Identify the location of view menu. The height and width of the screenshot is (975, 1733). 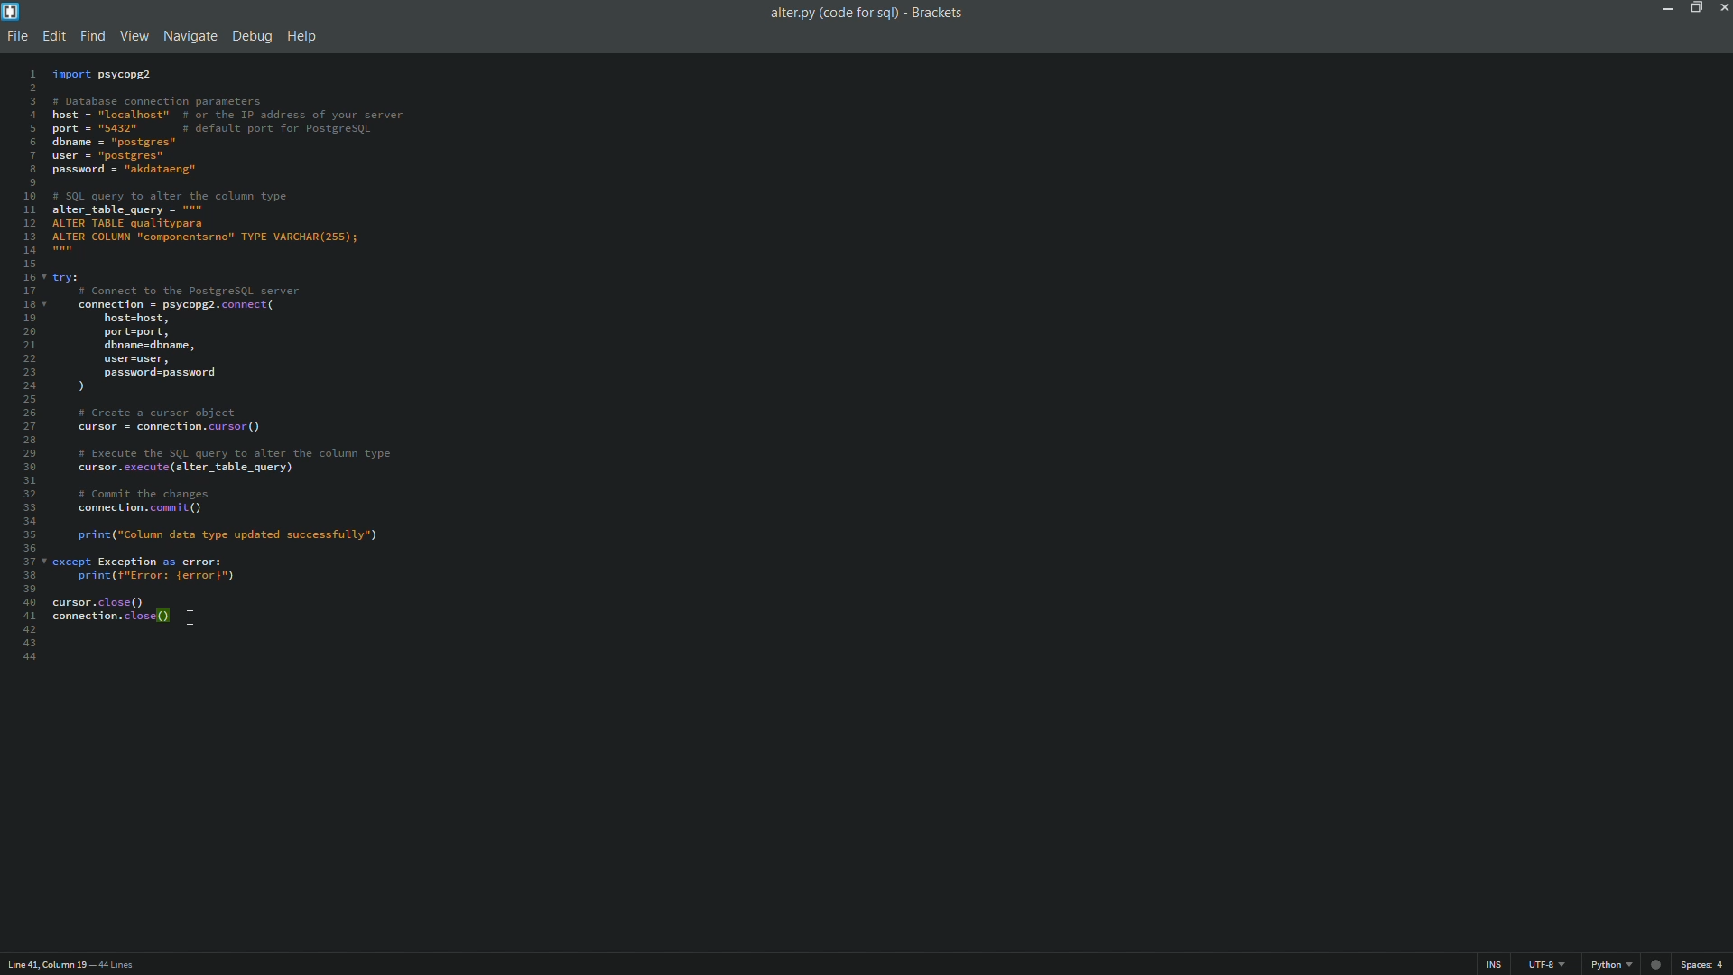
(136, 36).